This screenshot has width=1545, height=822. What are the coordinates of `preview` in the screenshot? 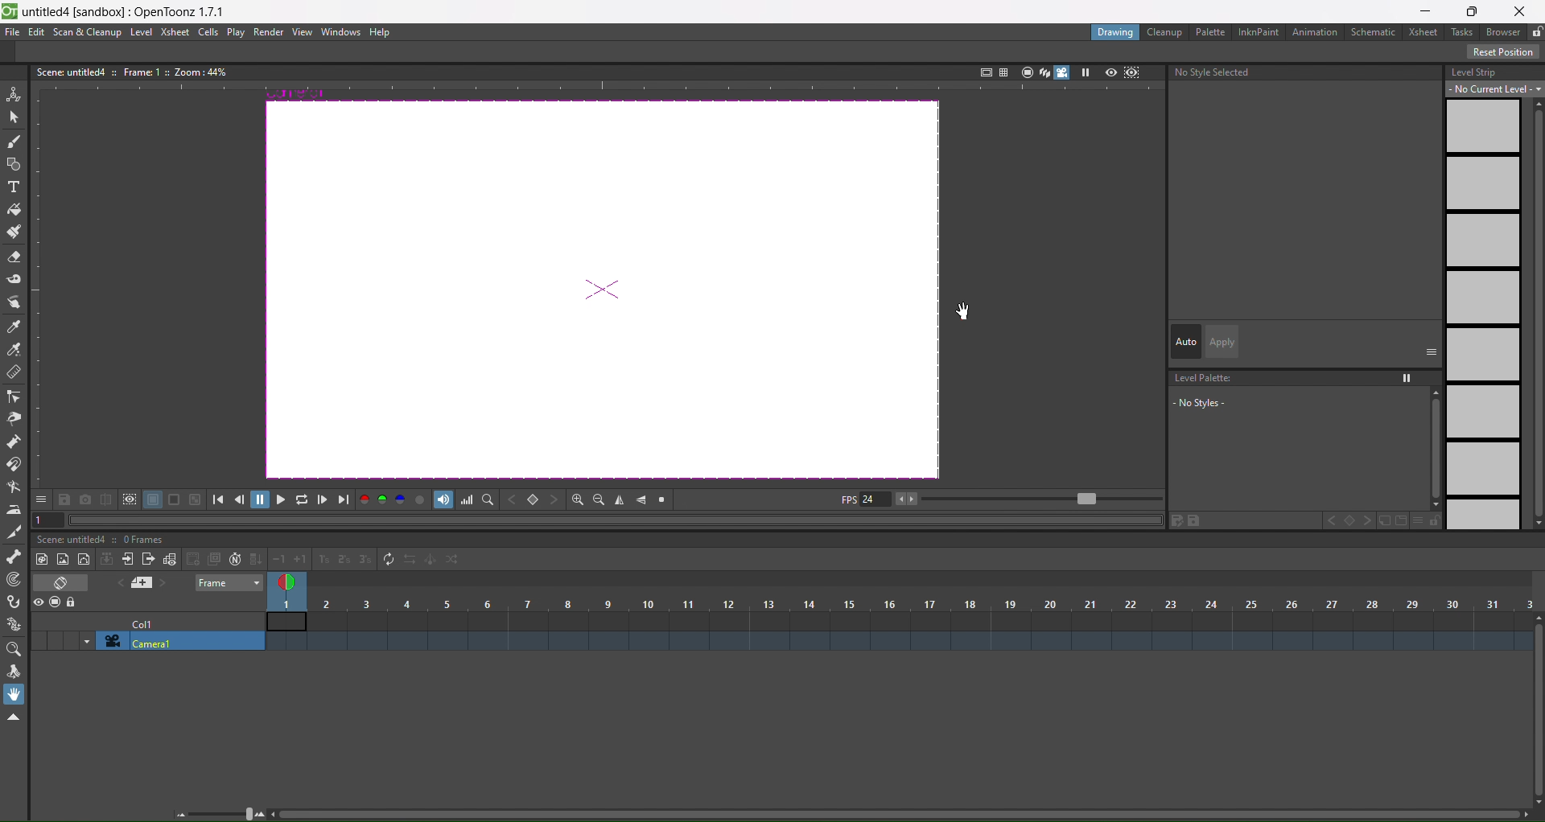 It's located at (1110, 72).